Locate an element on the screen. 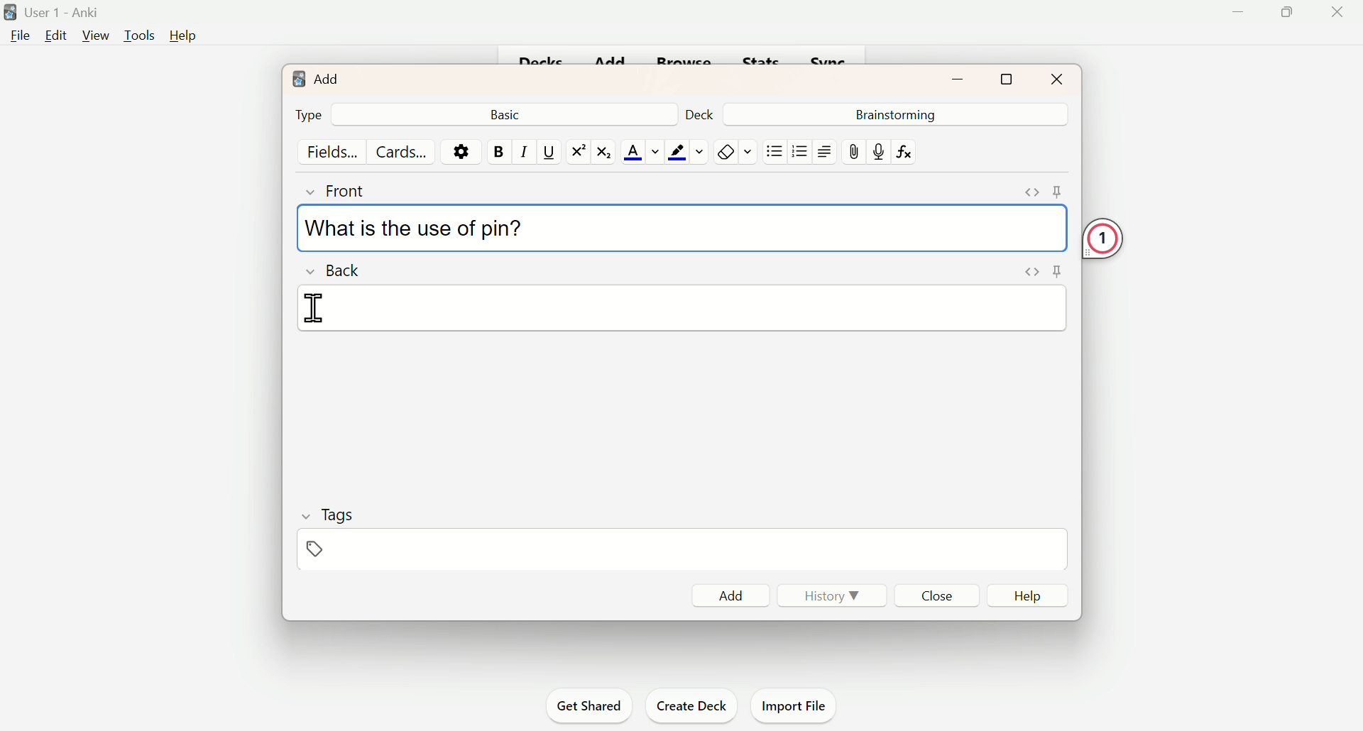 The height and width of the screenshot is (731, 1363). Get Shared is located at coordinates (594, 706).